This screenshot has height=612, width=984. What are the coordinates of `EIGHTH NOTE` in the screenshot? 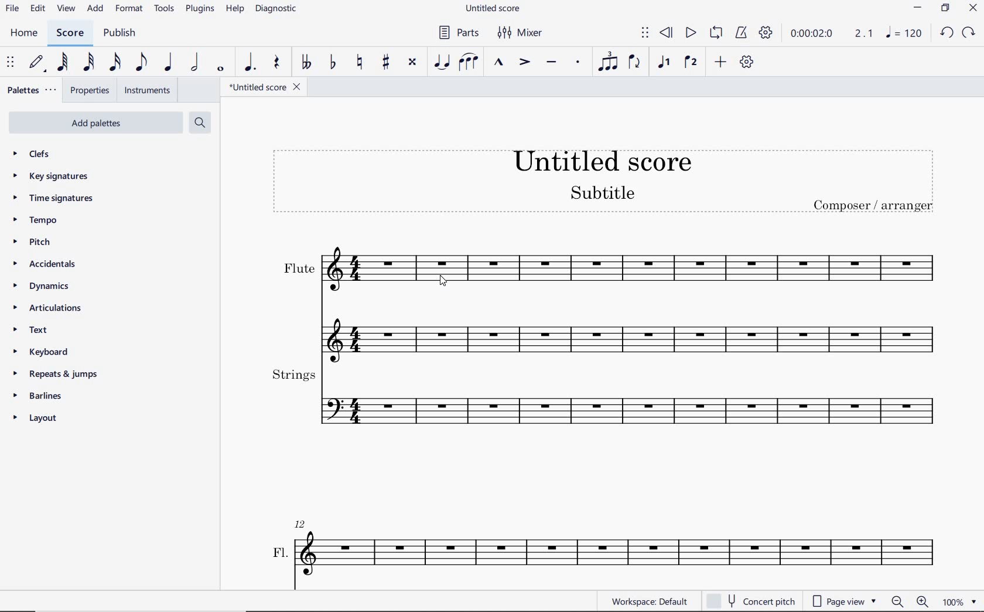 It's located at (140, 63).